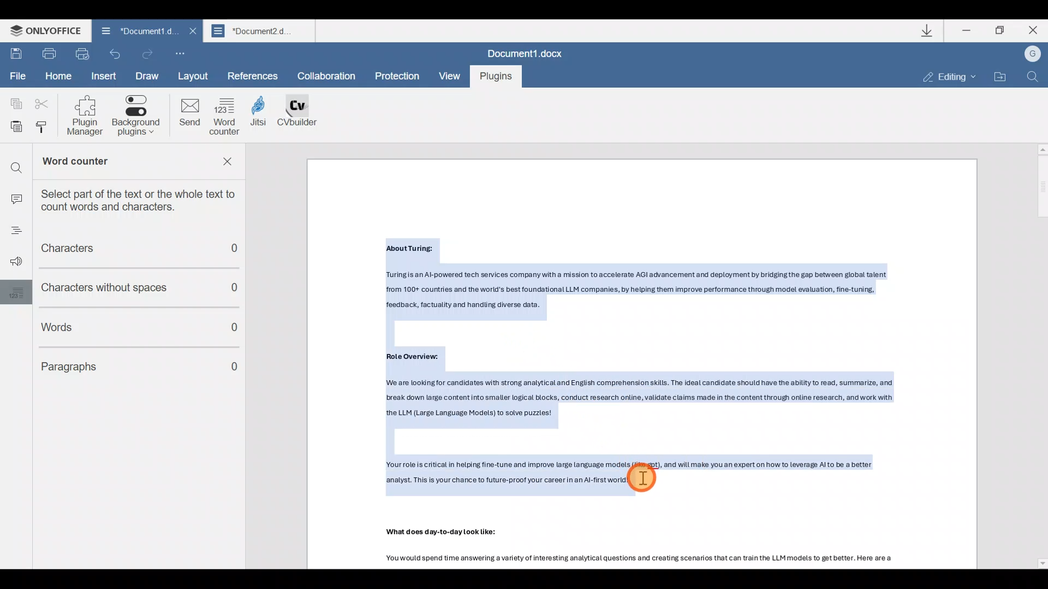 Image resolution: width=1048 pixels, height=589 pixels. Describe the element at coordinates (13, 262) in the screenshot. I see `Voice settings` at that location.